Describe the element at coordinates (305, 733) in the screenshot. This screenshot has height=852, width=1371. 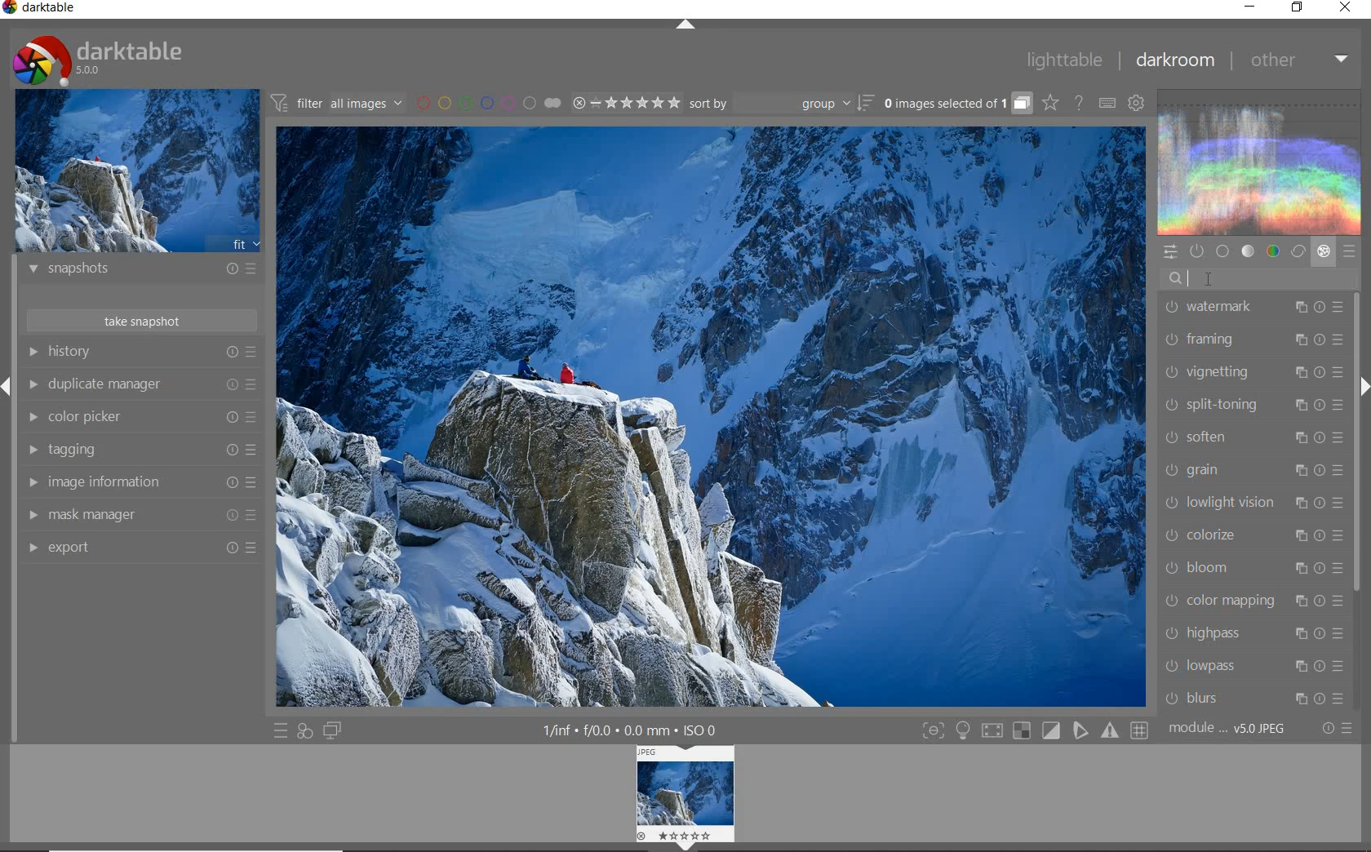
I see `quick access for applying any of your styles` at that location.